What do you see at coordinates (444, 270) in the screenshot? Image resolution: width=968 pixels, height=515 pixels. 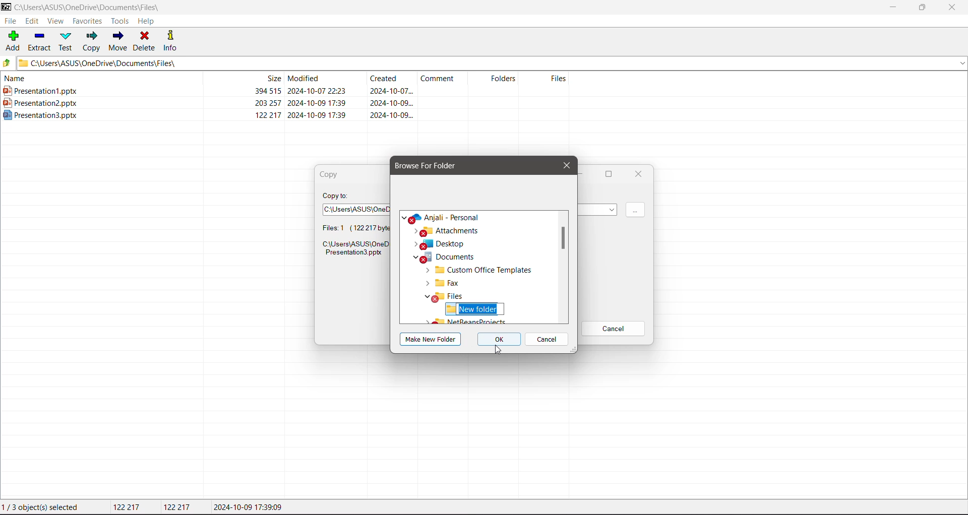 I see `Documents` at bounding box center [444, 270].